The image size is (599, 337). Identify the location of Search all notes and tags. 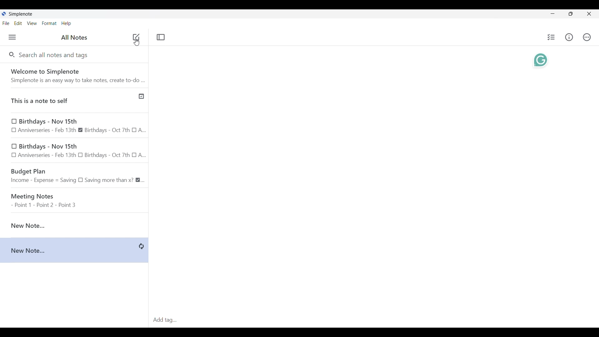
(54, 56).